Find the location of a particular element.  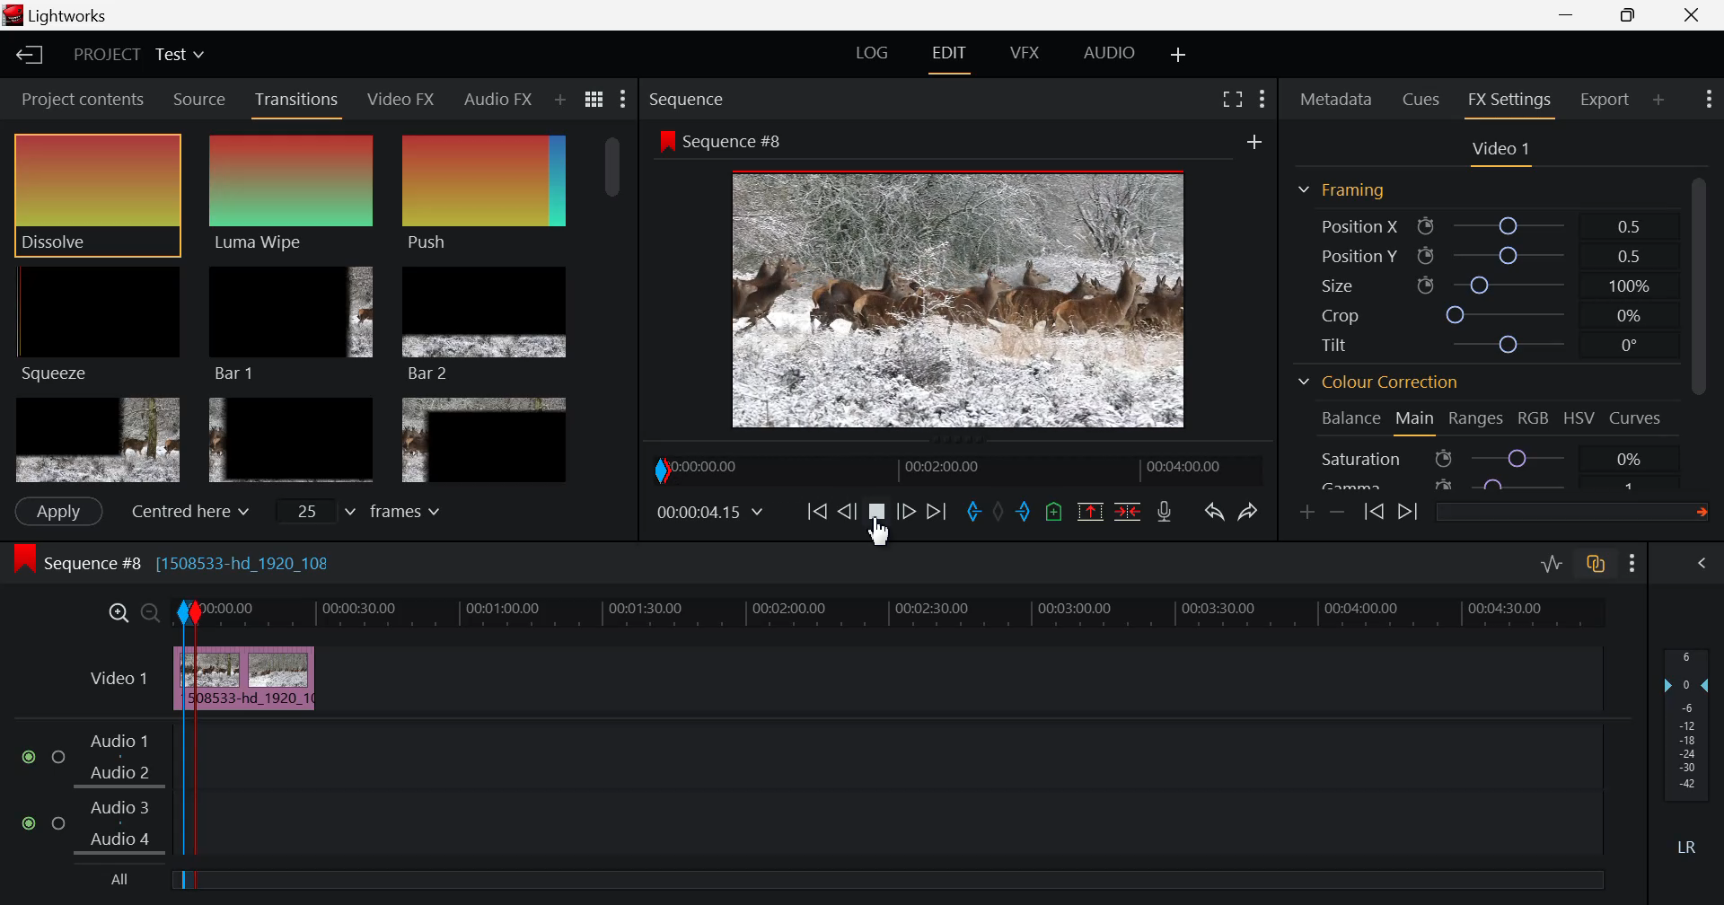

Show settings is located at coordinates (1262, 99).